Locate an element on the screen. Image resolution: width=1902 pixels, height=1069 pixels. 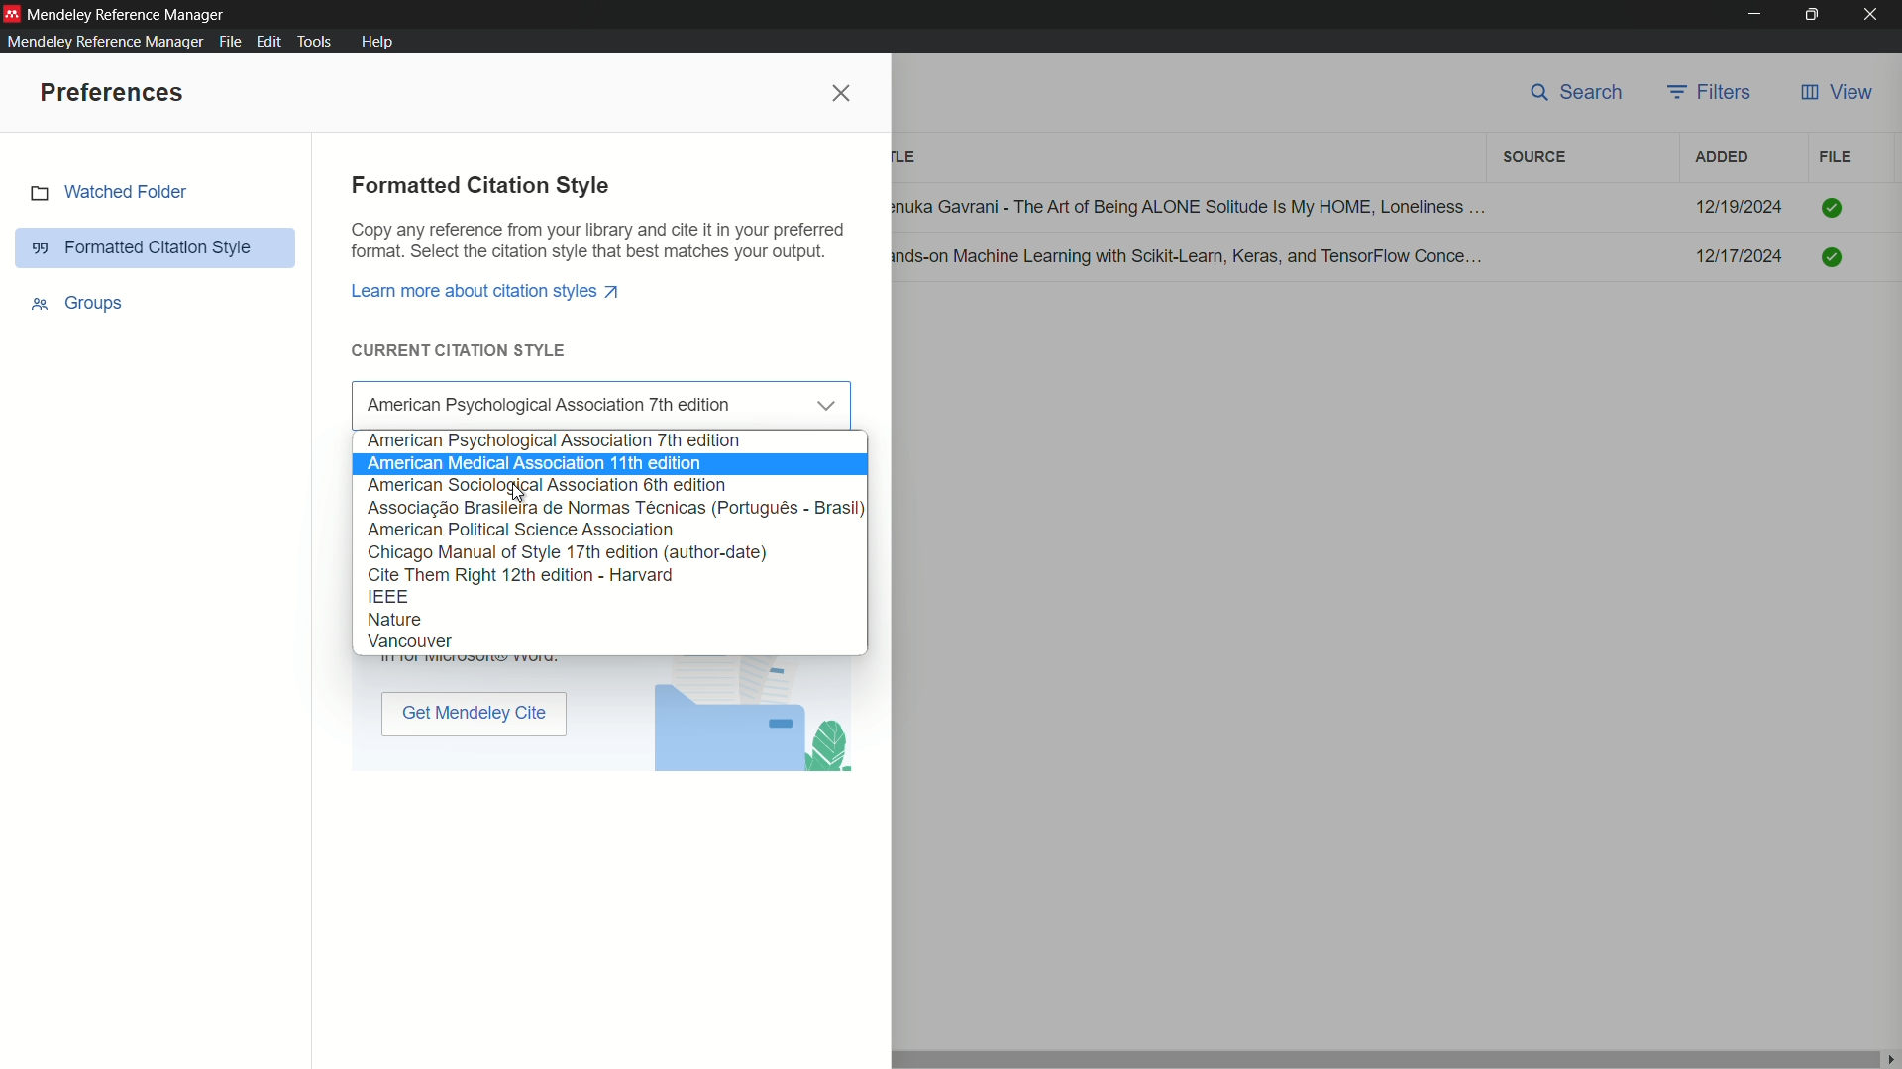
Select Citation Style is located at coordinates (605, 407).